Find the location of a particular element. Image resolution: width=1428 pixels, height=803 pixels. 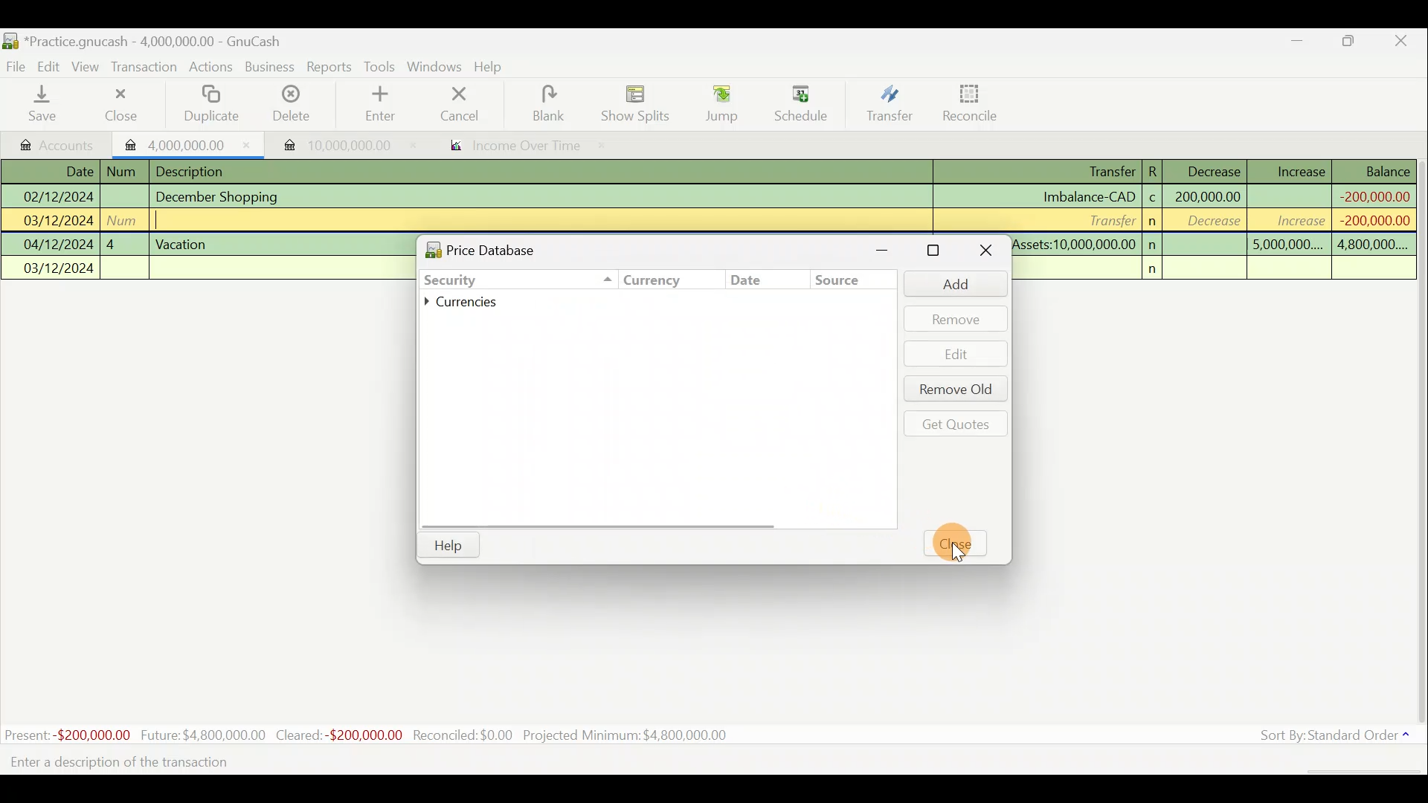

Remove is located at coordinates (956, 318).